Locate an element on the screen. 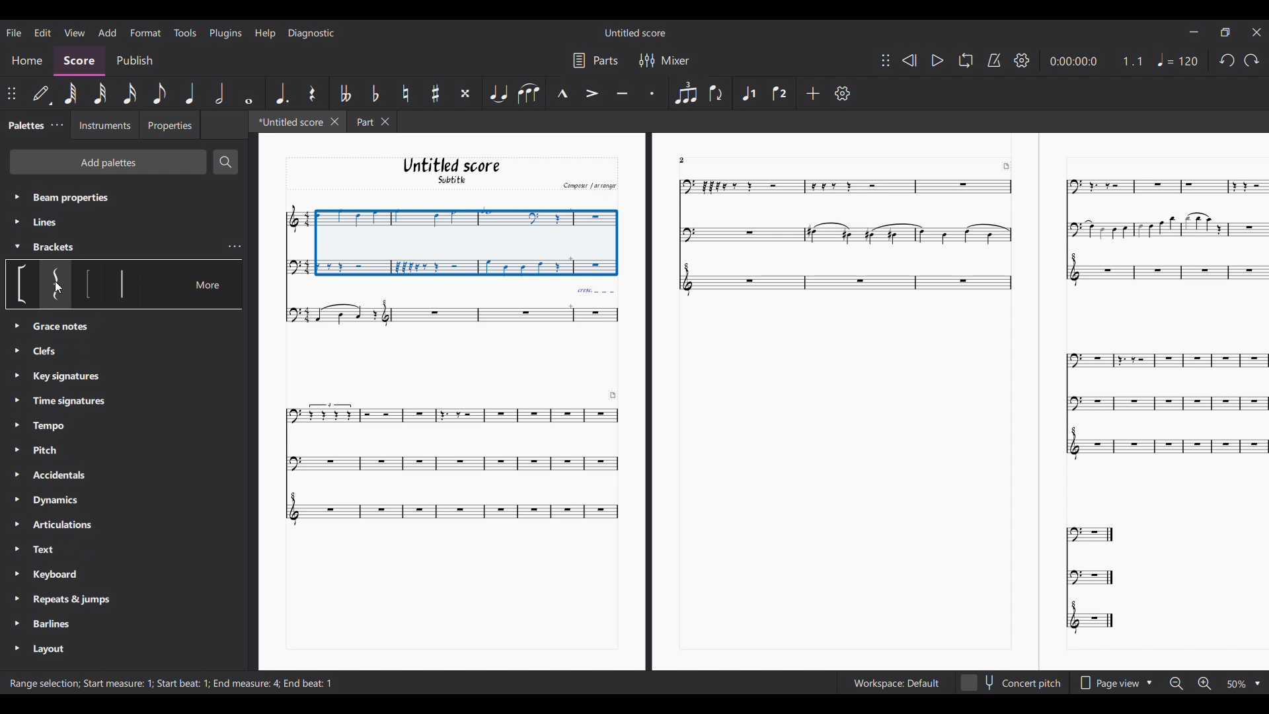  Mixer settings is located at coordinates (675, 60).